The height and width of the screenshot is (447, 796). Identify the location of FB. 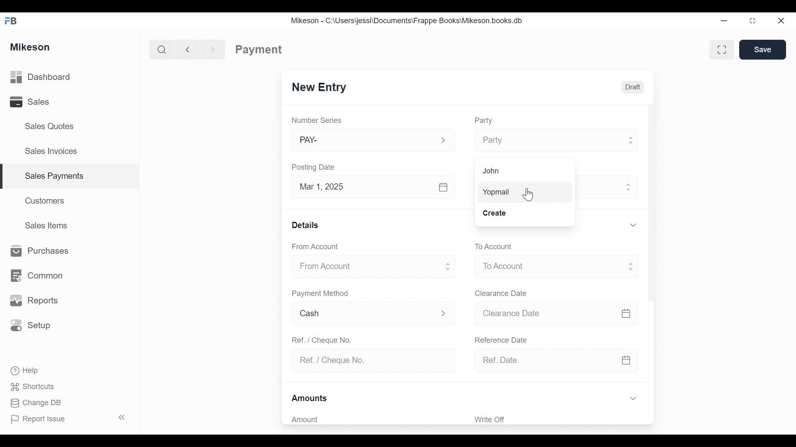
(13, 19).